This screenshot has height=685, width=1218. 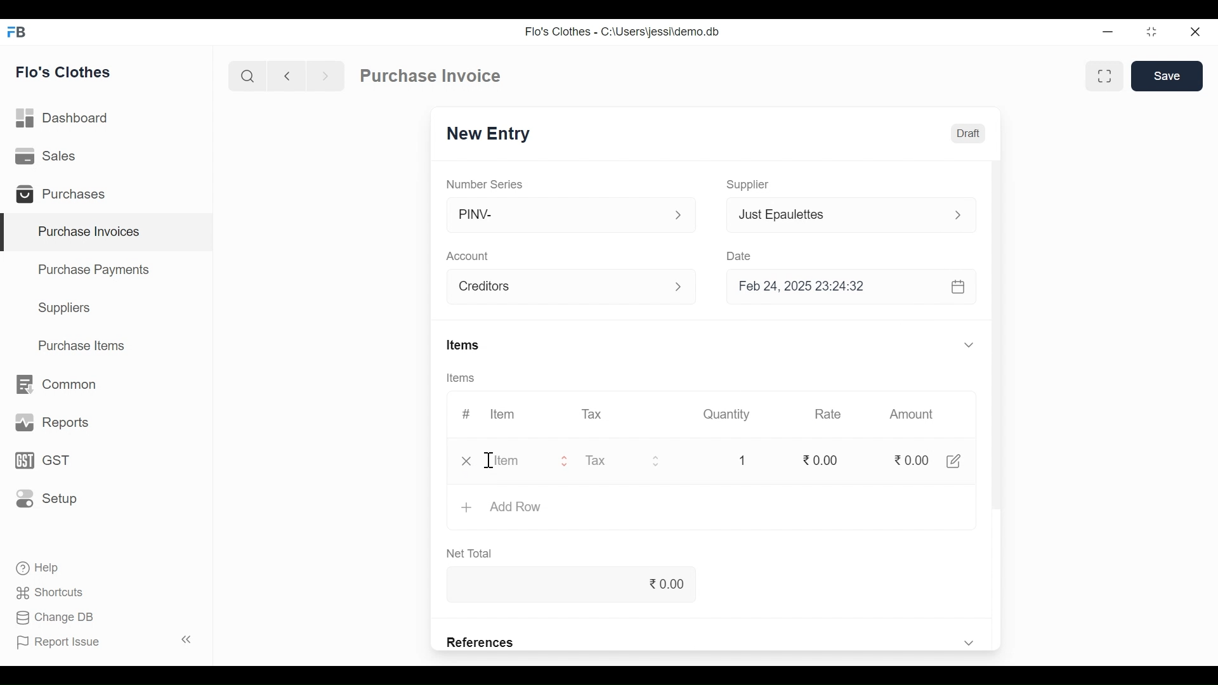 I want to click on Toggle between form and full width, so click(x=1102, y=77).